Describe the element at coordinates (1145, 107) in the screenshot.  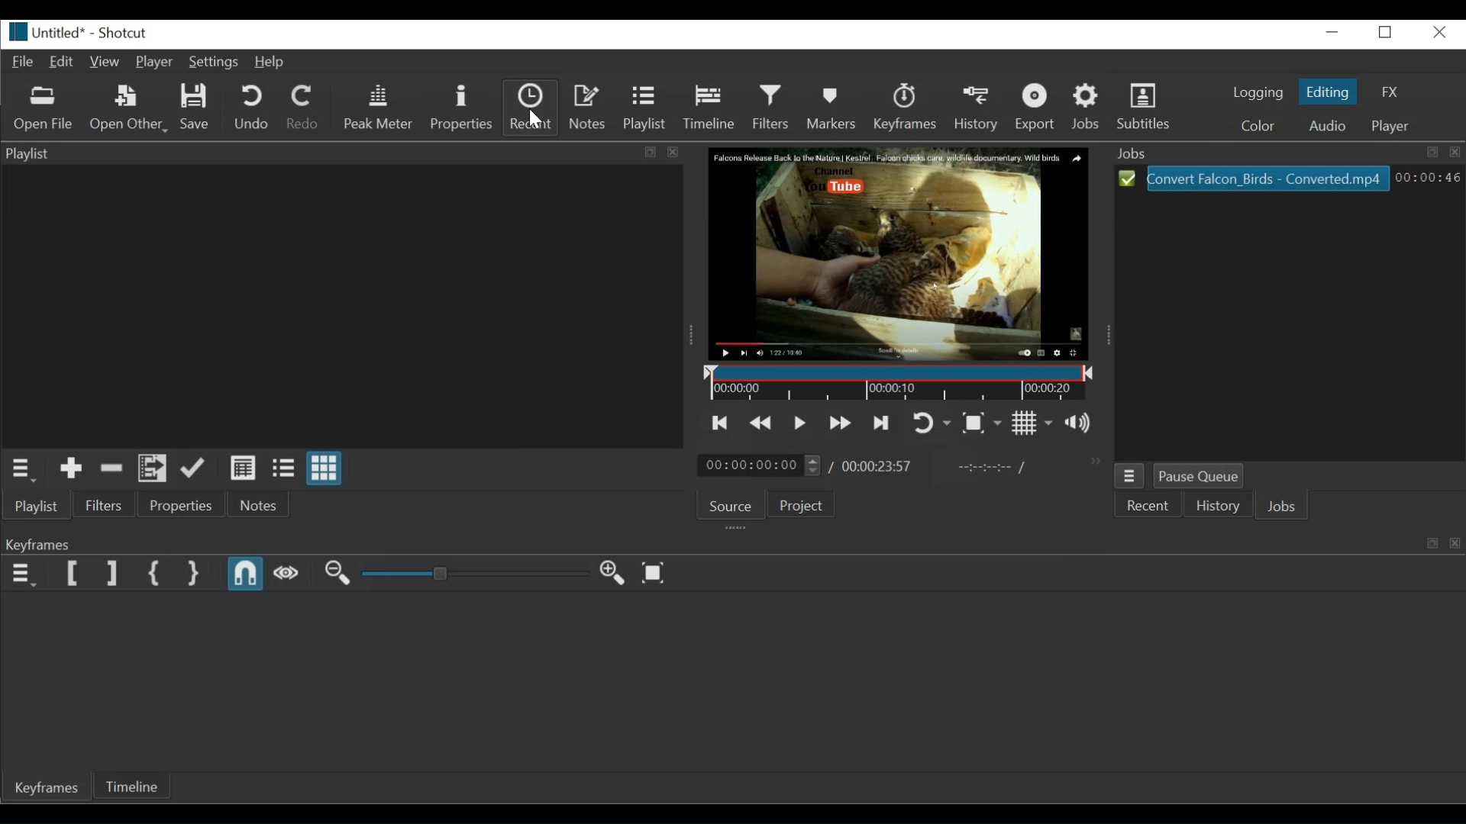
I see `Subtitles` at that location.